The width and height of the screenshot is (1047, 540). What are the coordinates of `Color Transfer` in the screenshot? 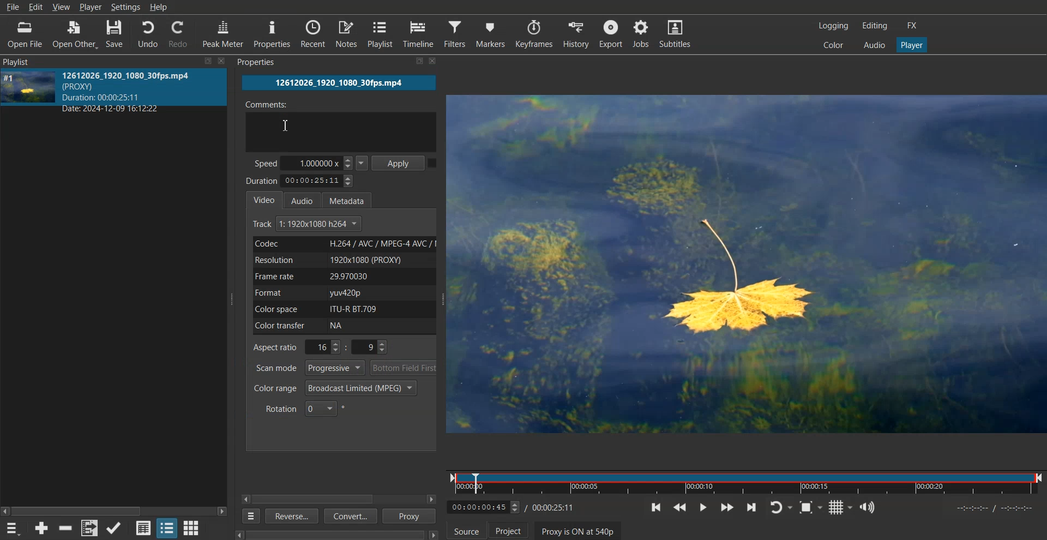 It's located at (346, 326).